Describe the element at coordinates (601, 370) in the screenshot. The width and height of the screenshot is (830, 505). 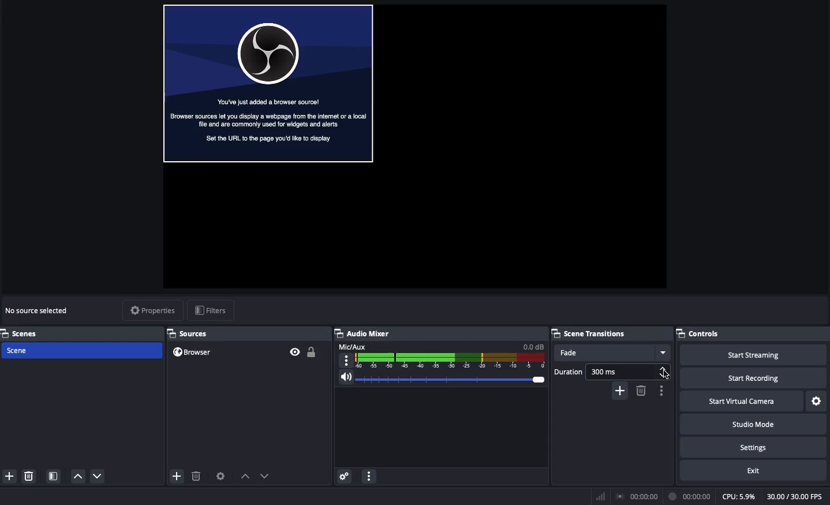
I see `Duration` at that location.